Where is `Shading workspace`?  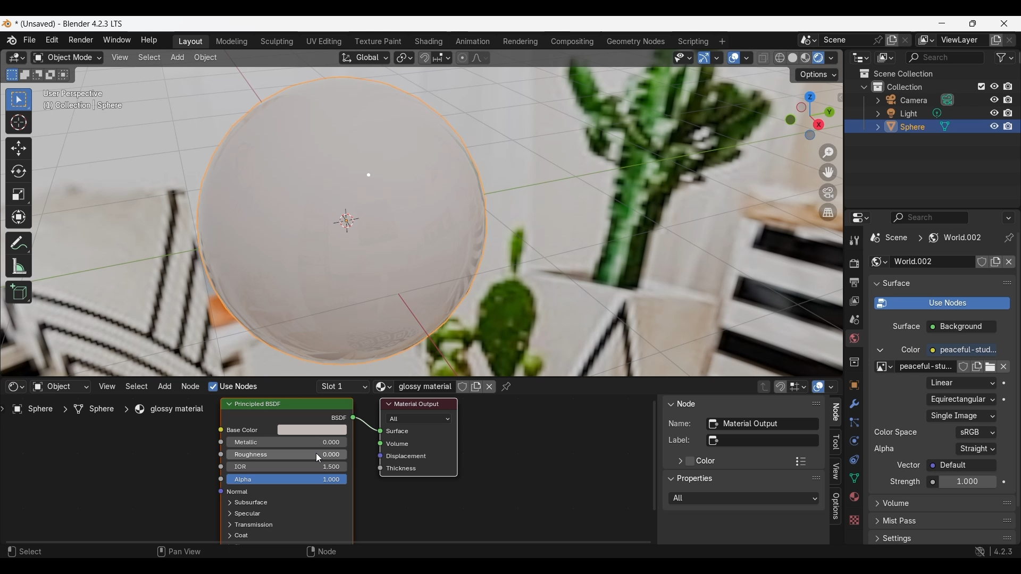 Shading workspace is located at coordinates (429, 42).